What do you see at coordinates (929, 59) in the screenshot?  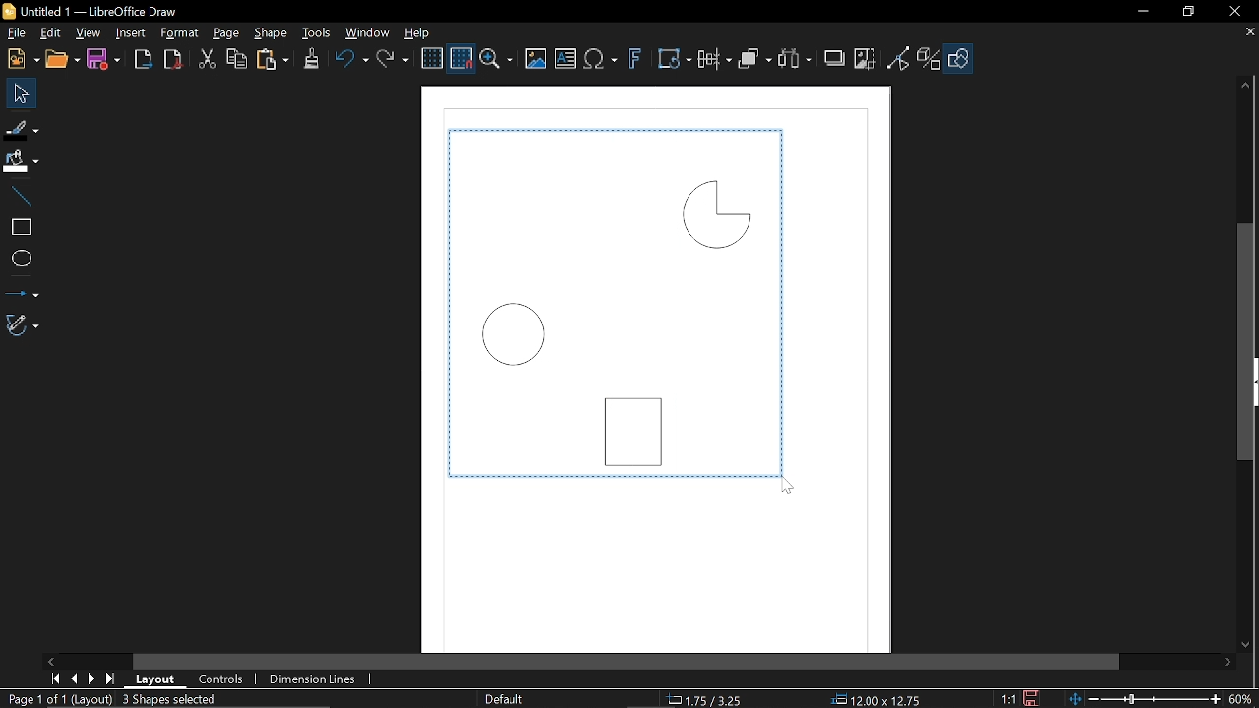 I see `Toggle extrusion` at bounding box center [929, 59].